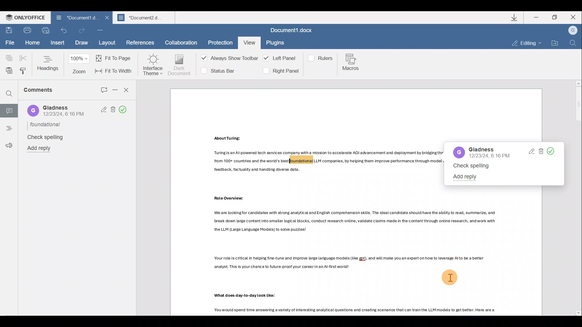 The height and width of the screenshot is (327, 582). What do you see at coordinates (355, 221) in the screenshot?
I see `` at bounding box center [355, 221].